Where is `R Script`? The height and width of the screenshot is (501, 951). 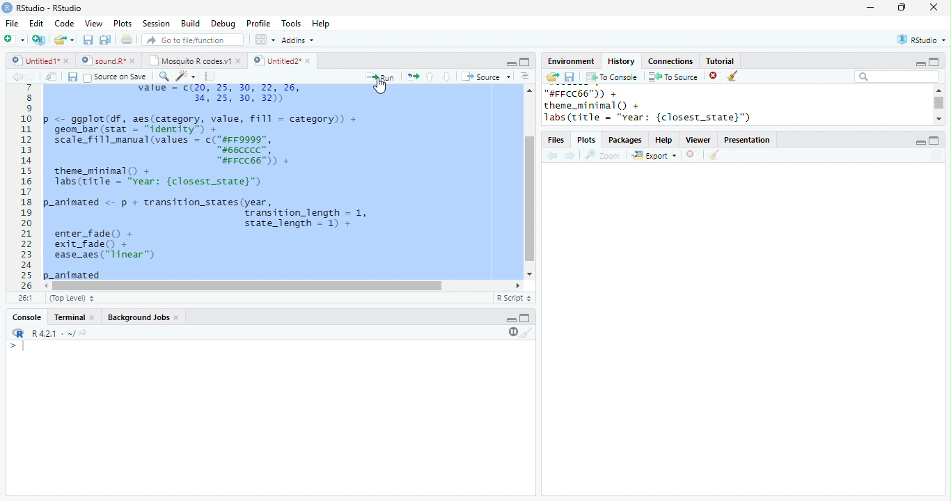
R Script is located at coordinates (513, 297).